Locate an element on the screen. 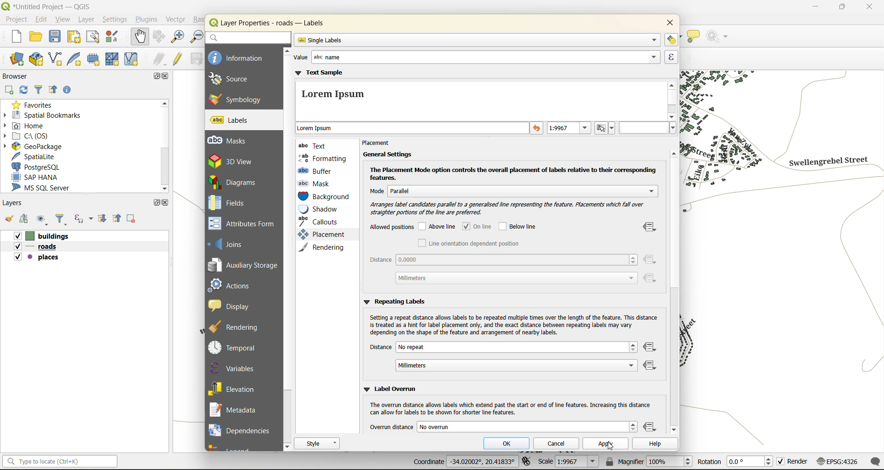  cursor is located at coordinates (611, 448).